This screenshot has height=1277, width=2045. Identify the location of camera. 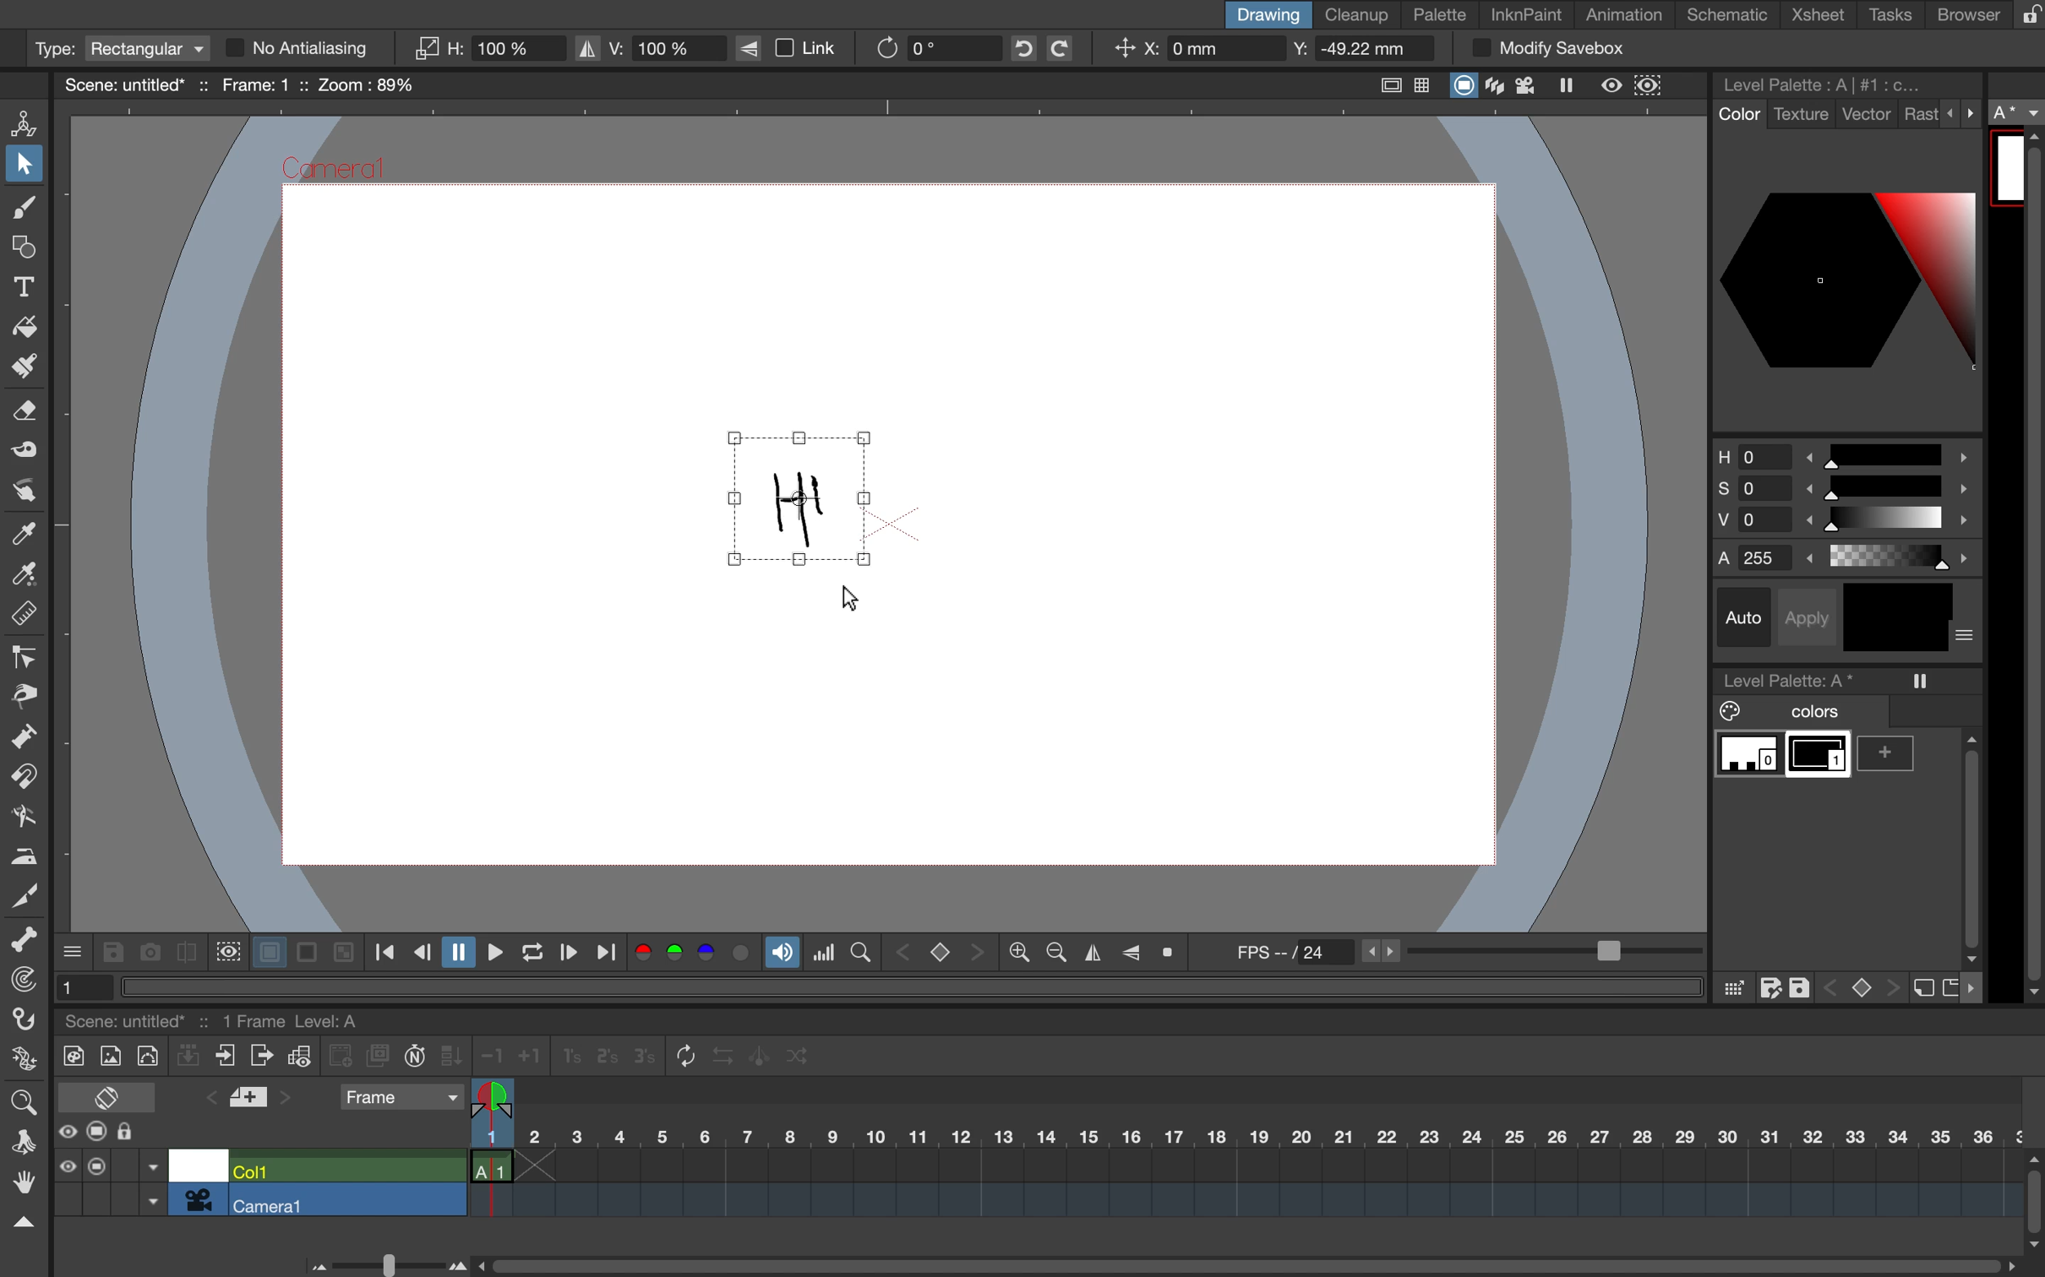
(199, 1199).